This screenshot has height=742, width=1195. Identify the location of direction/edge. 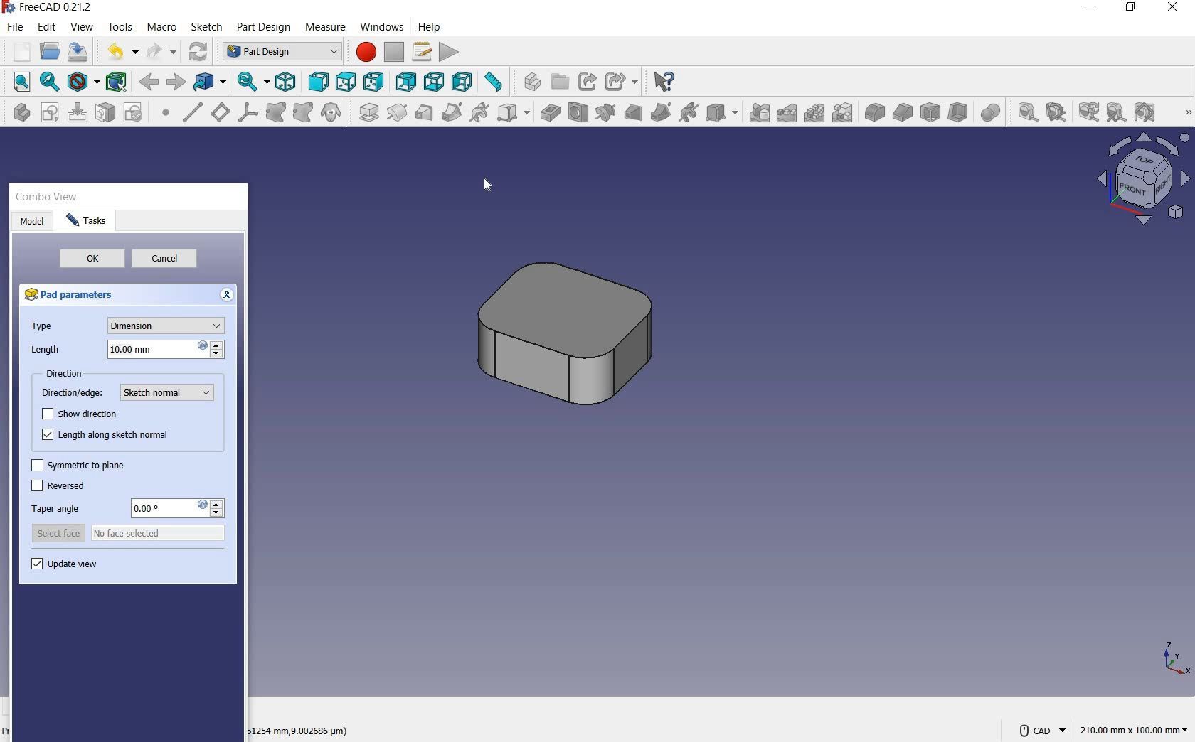
(132, 393).